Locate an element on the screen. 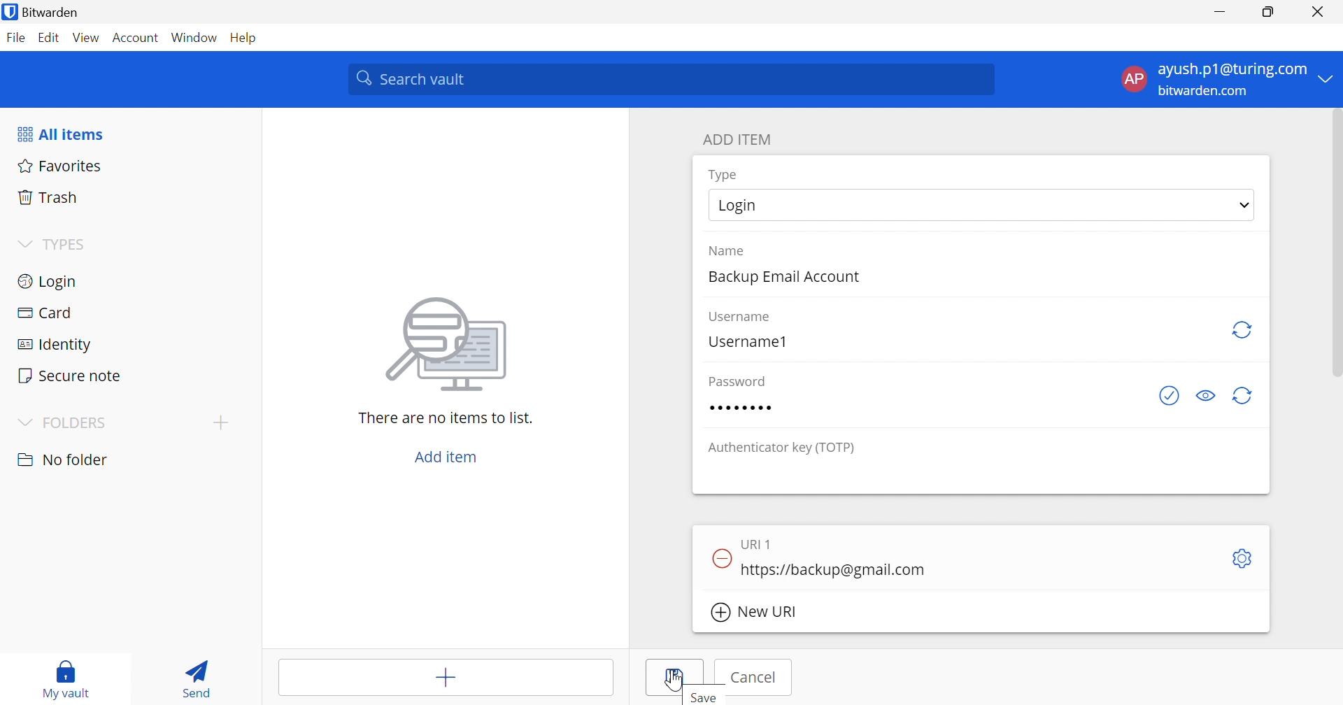  Bitwarden is located at coordinates (50, 11).